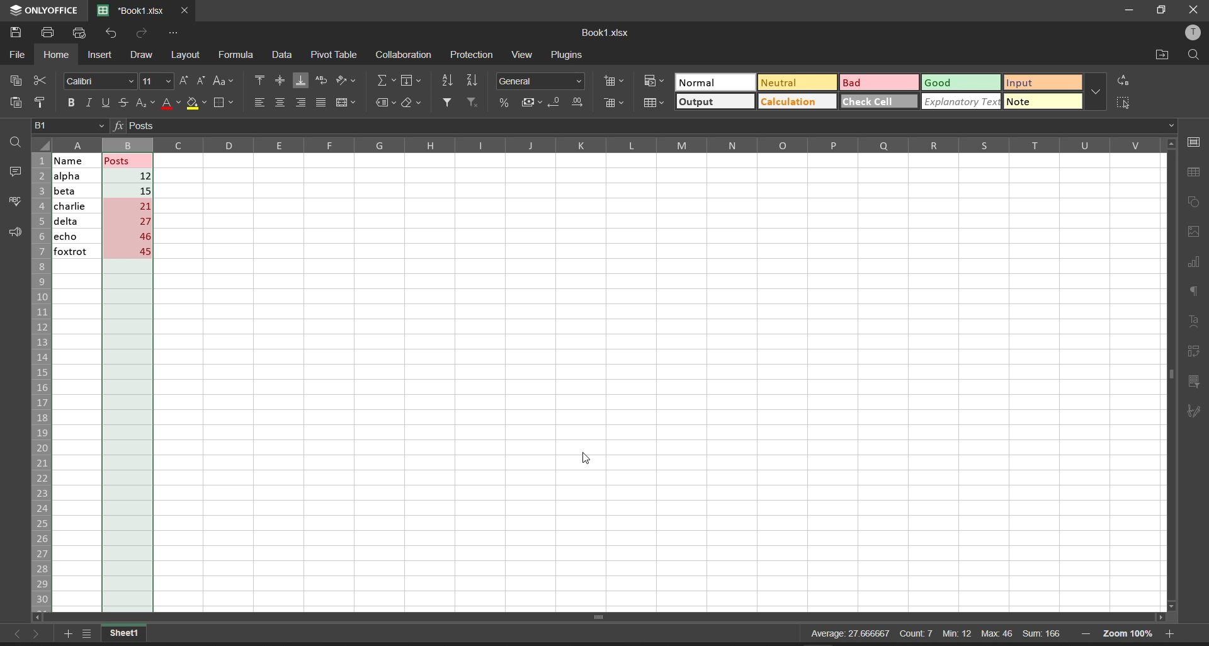 This screenshot has height=646, width=1209. I want to click on support and feedback, so click(16, 232).